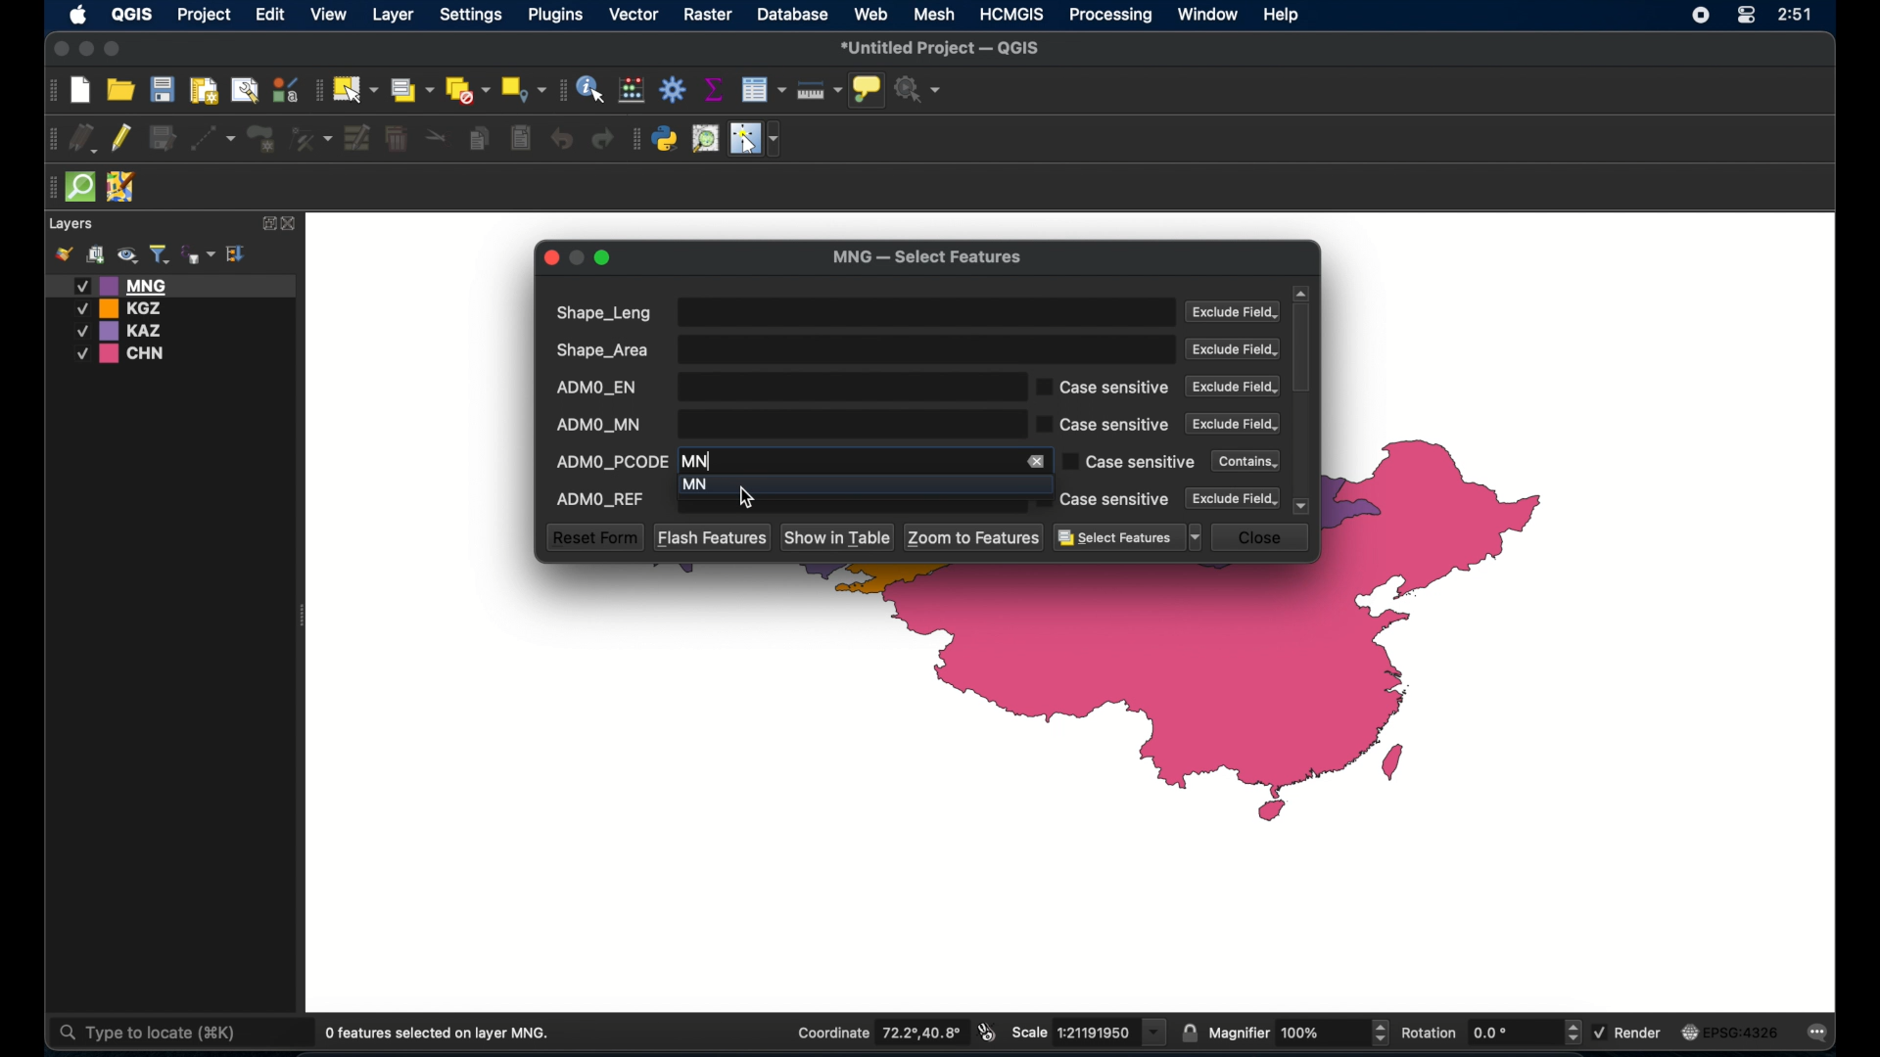 This screenshot has width=1880, height=1057. I want to click on untitled project - QGIS, so click(942, 48).